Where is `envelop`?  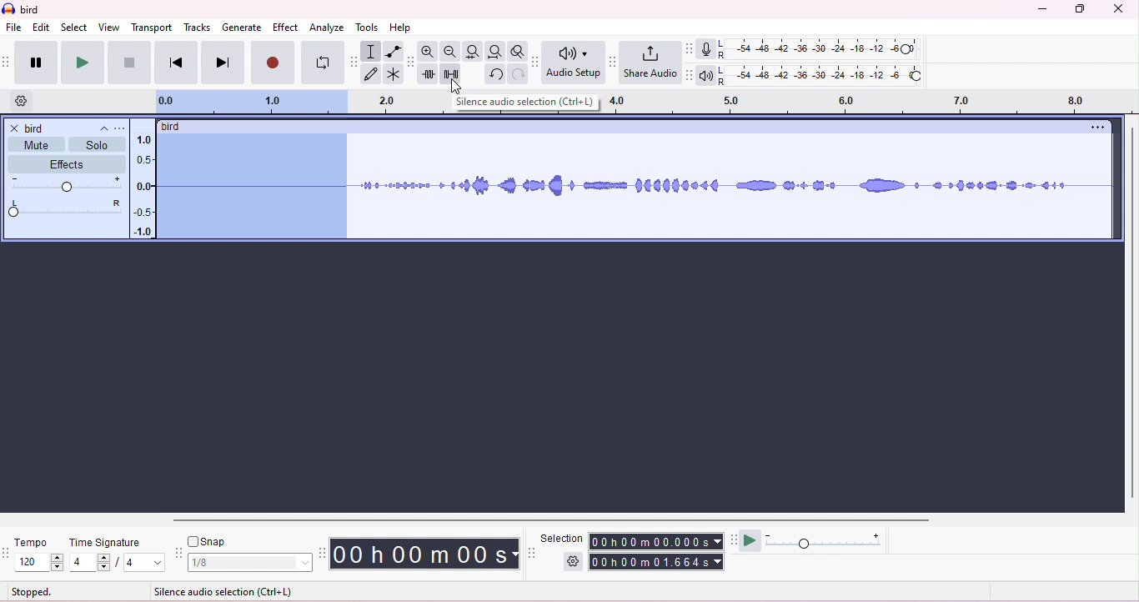
envelop is located at coordinates (394, 51).